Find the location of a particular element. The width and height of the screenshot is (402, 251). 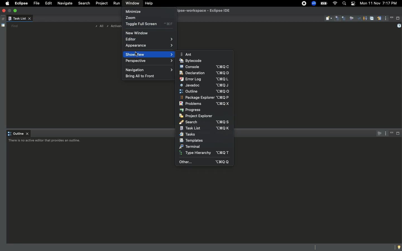

Focus on workweek is located at coordinates (351, 18).